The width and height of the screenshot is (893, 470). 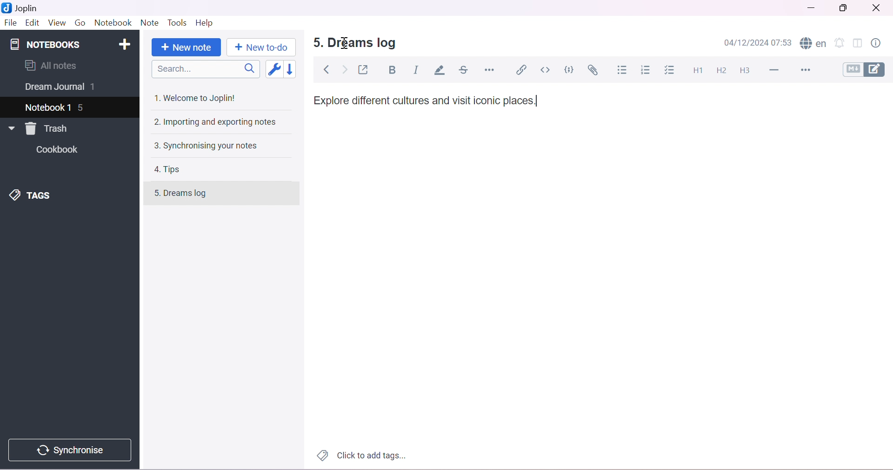 I want to click on Heading 1, so click(x=699, y=70).